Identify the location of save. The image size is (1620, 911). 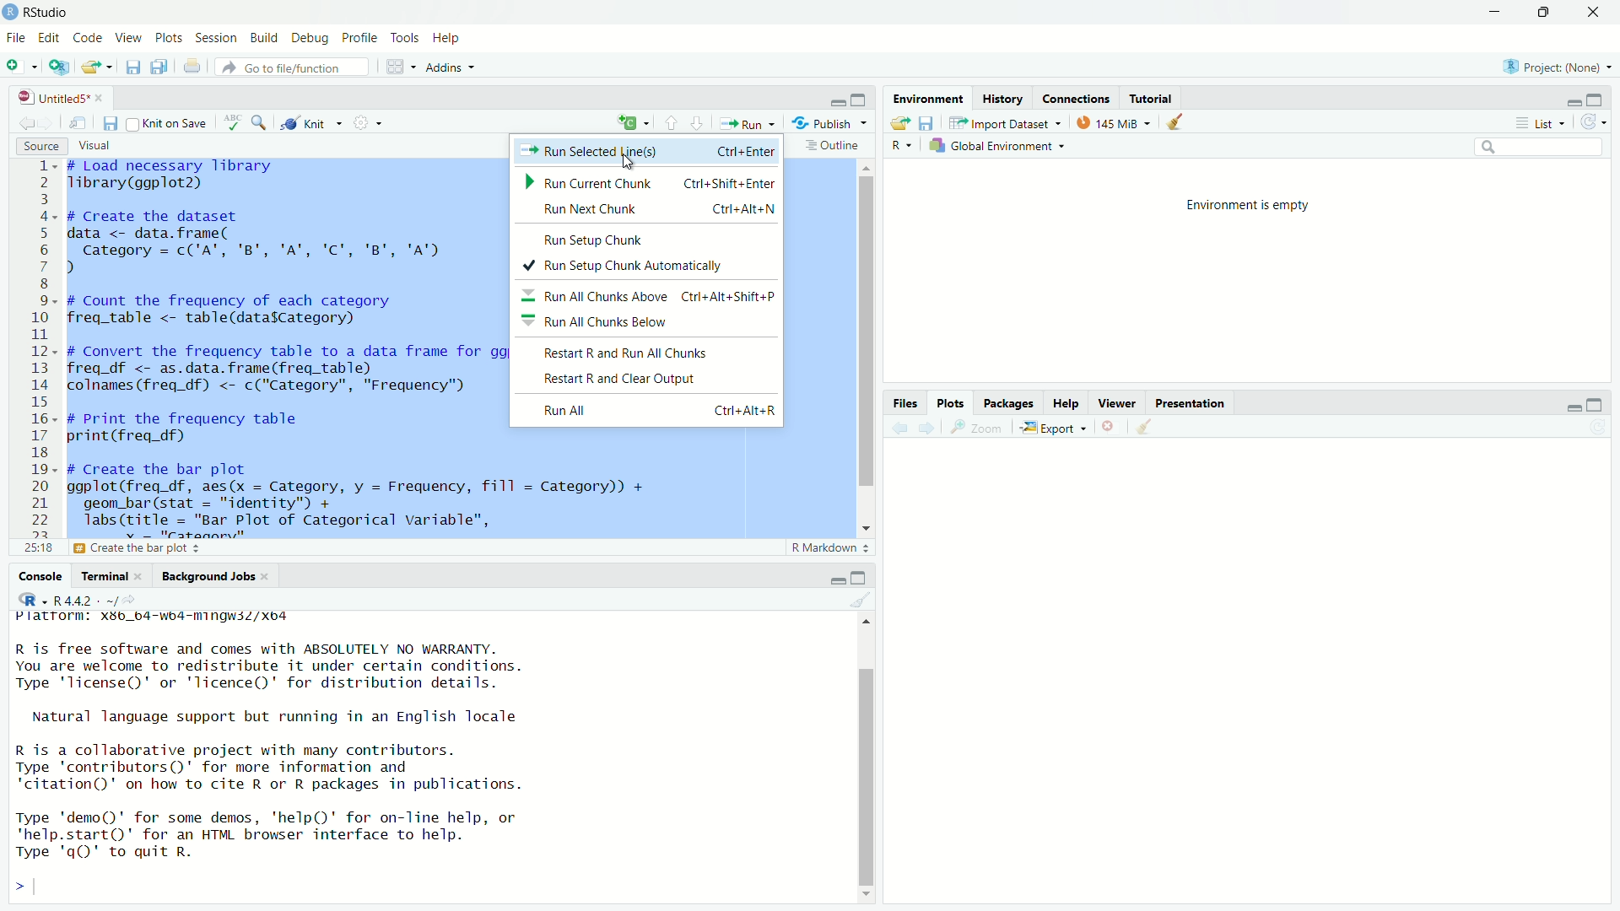
(136, 67).